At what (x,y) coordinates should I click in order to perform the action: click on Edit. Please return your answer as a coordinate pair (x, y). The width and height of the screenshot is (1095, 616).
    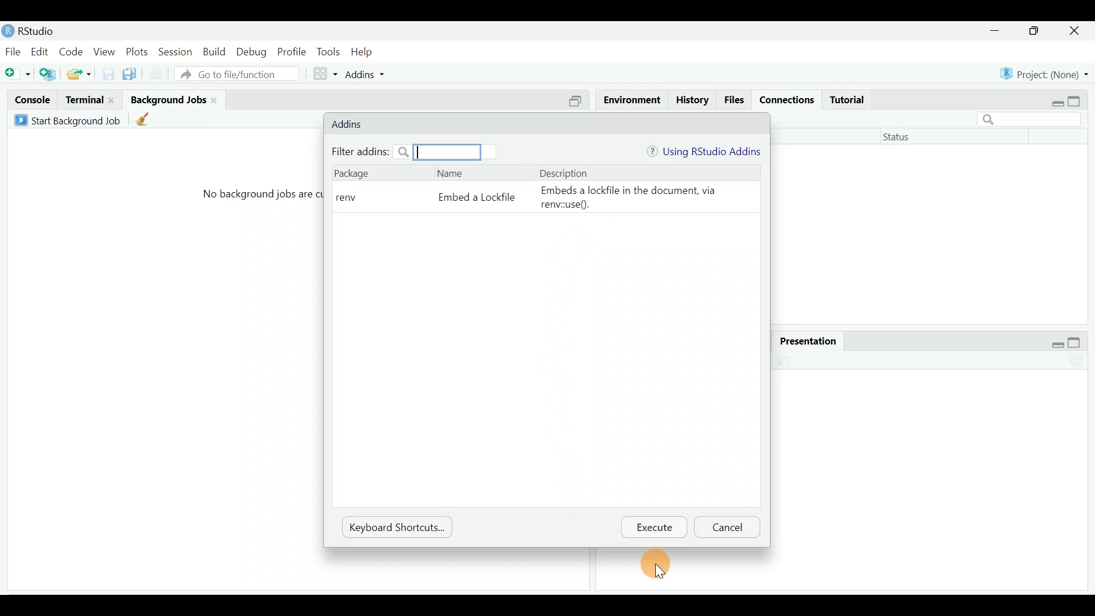
    Looking at the image, I should click on (746, 362).